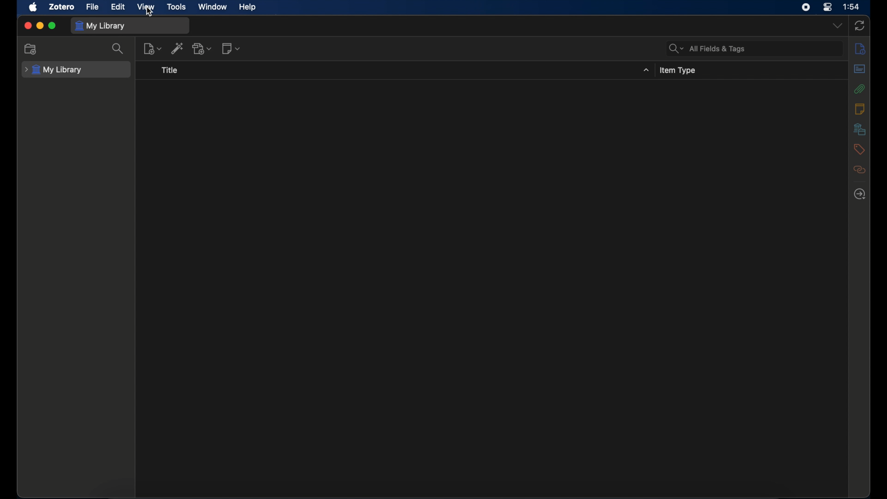  What do you see at coordinates (101, 25) in the screenshot?
I see `my library` at bounding box center [101, 25].